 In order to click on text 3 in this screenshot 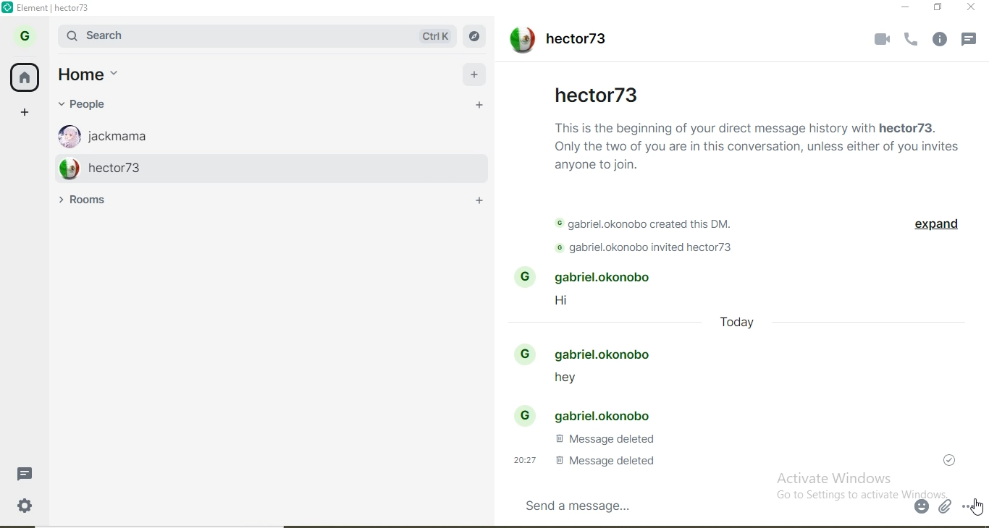, I will do `click(652, 249)`.